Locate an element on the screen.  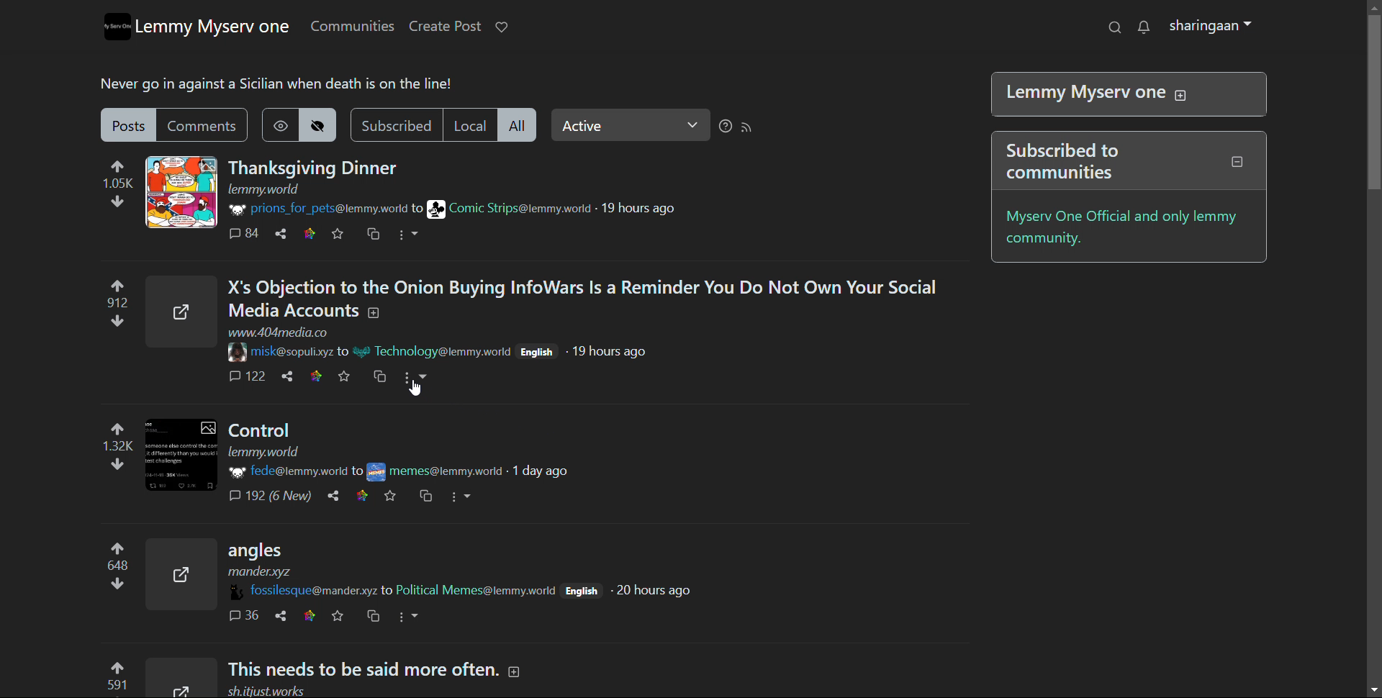
upvote  is located at coordinates (107, 678).